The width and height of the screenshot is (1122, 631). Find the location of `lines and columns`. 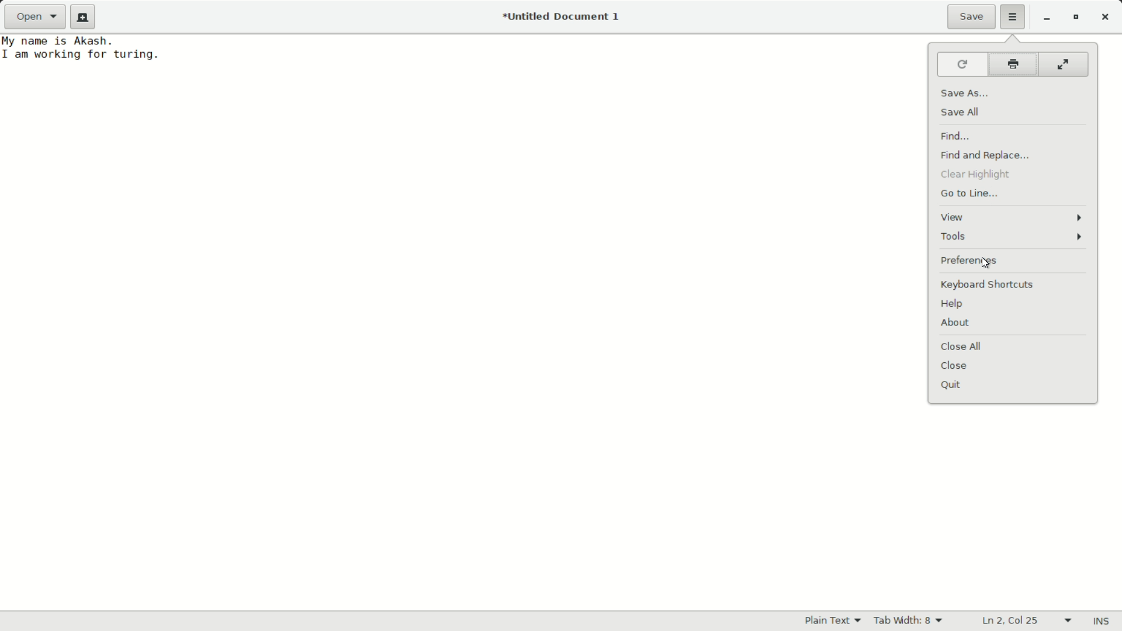

lines and columns is located at coordinates (1028, 621).